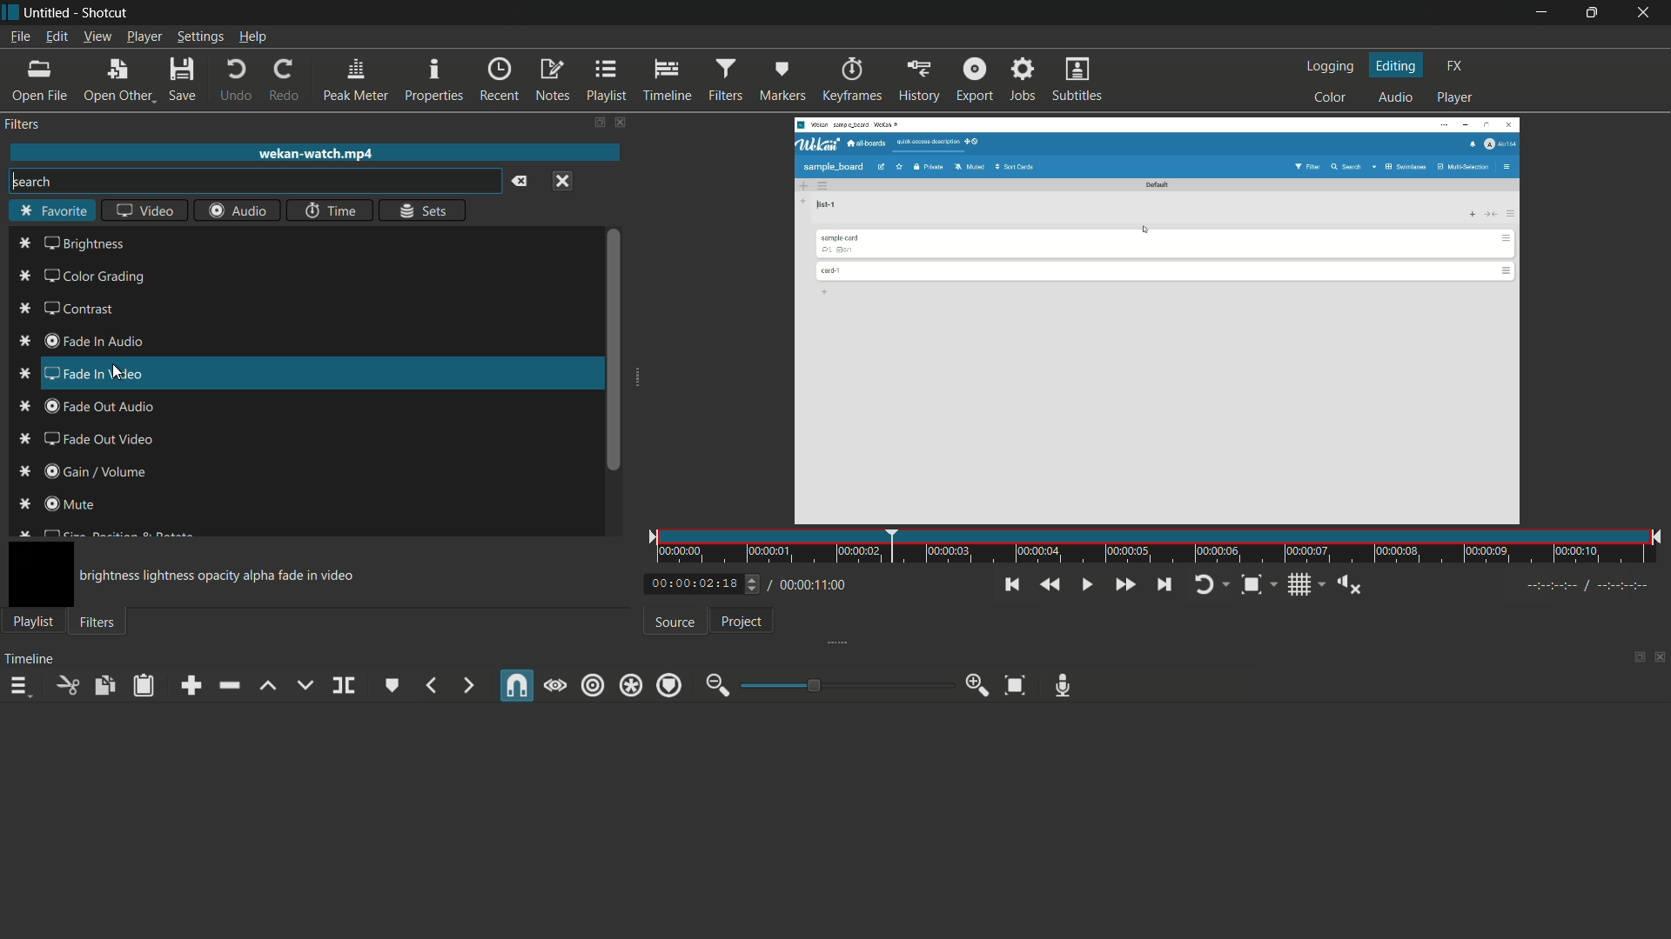  What do you see at coordinates (55, 504) in the screenshot?
I see `mute` at bounding box center [55, 504].